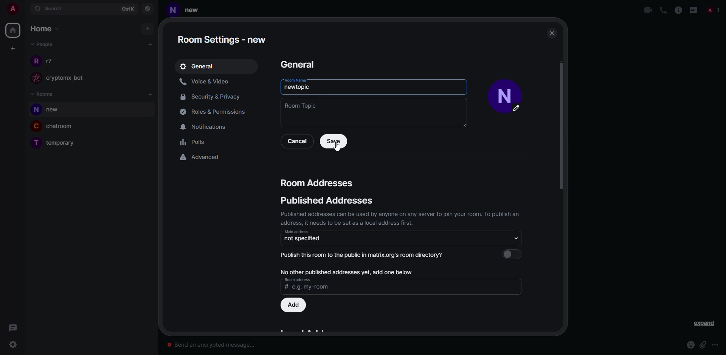 The image size is (726, 355). What do you see at coordinates (297, 64) in the screenshot?
I see `general` at bounding box center [297, 64].